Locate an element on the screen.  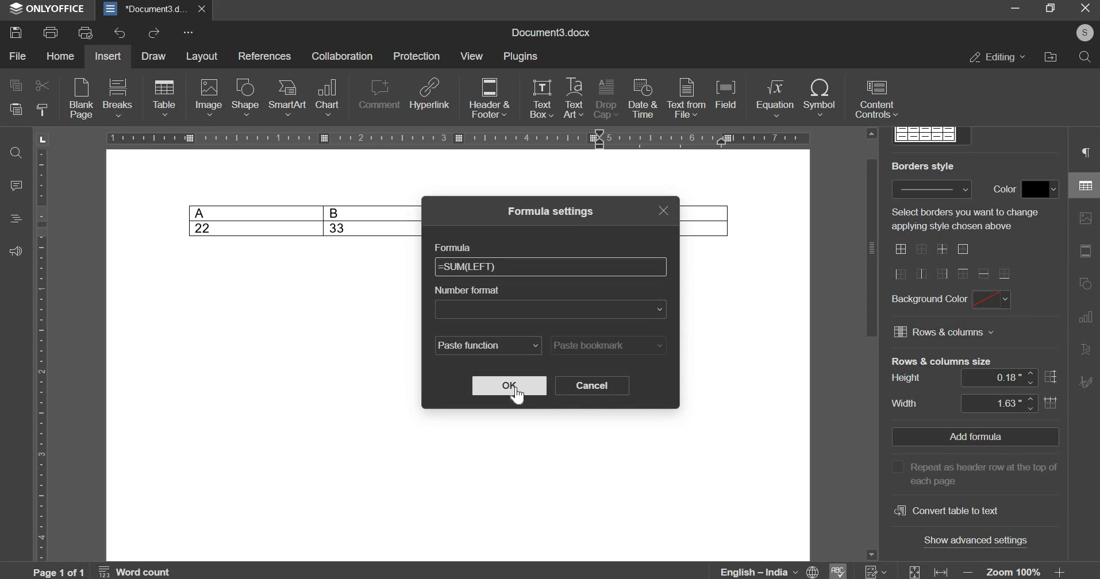
numericals is located at coordinates (875, 571).